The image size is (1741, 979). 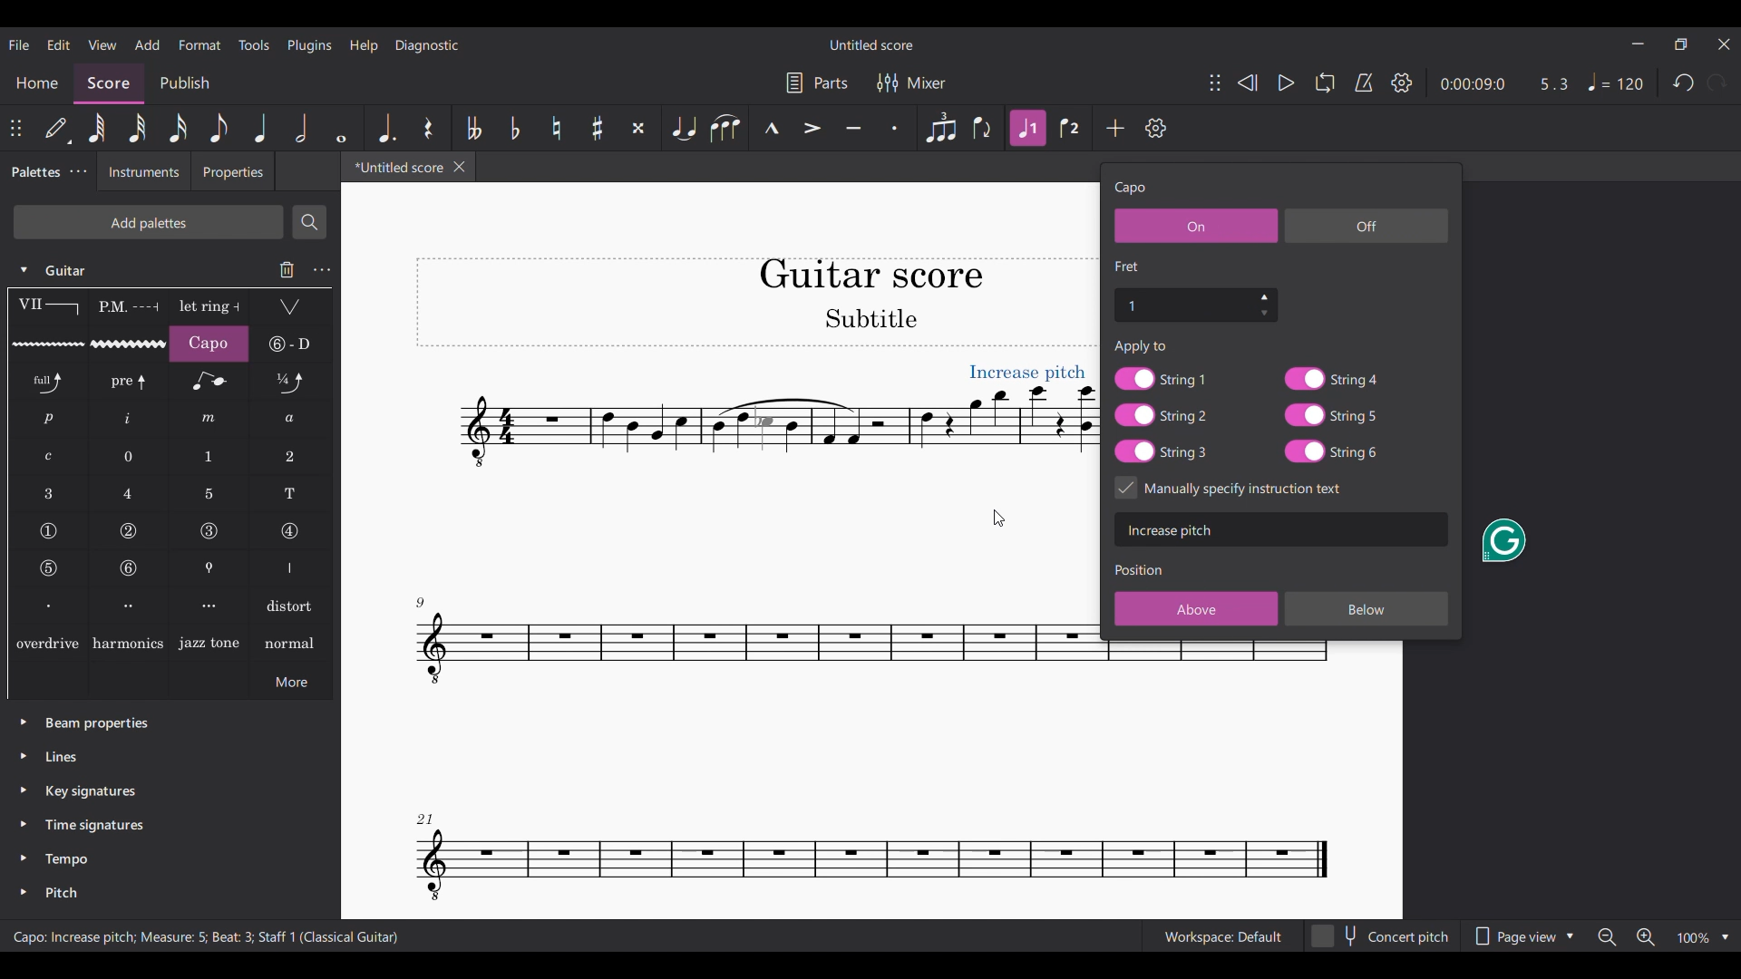 I want to click on Setting title, so click(x=1133, y=189).